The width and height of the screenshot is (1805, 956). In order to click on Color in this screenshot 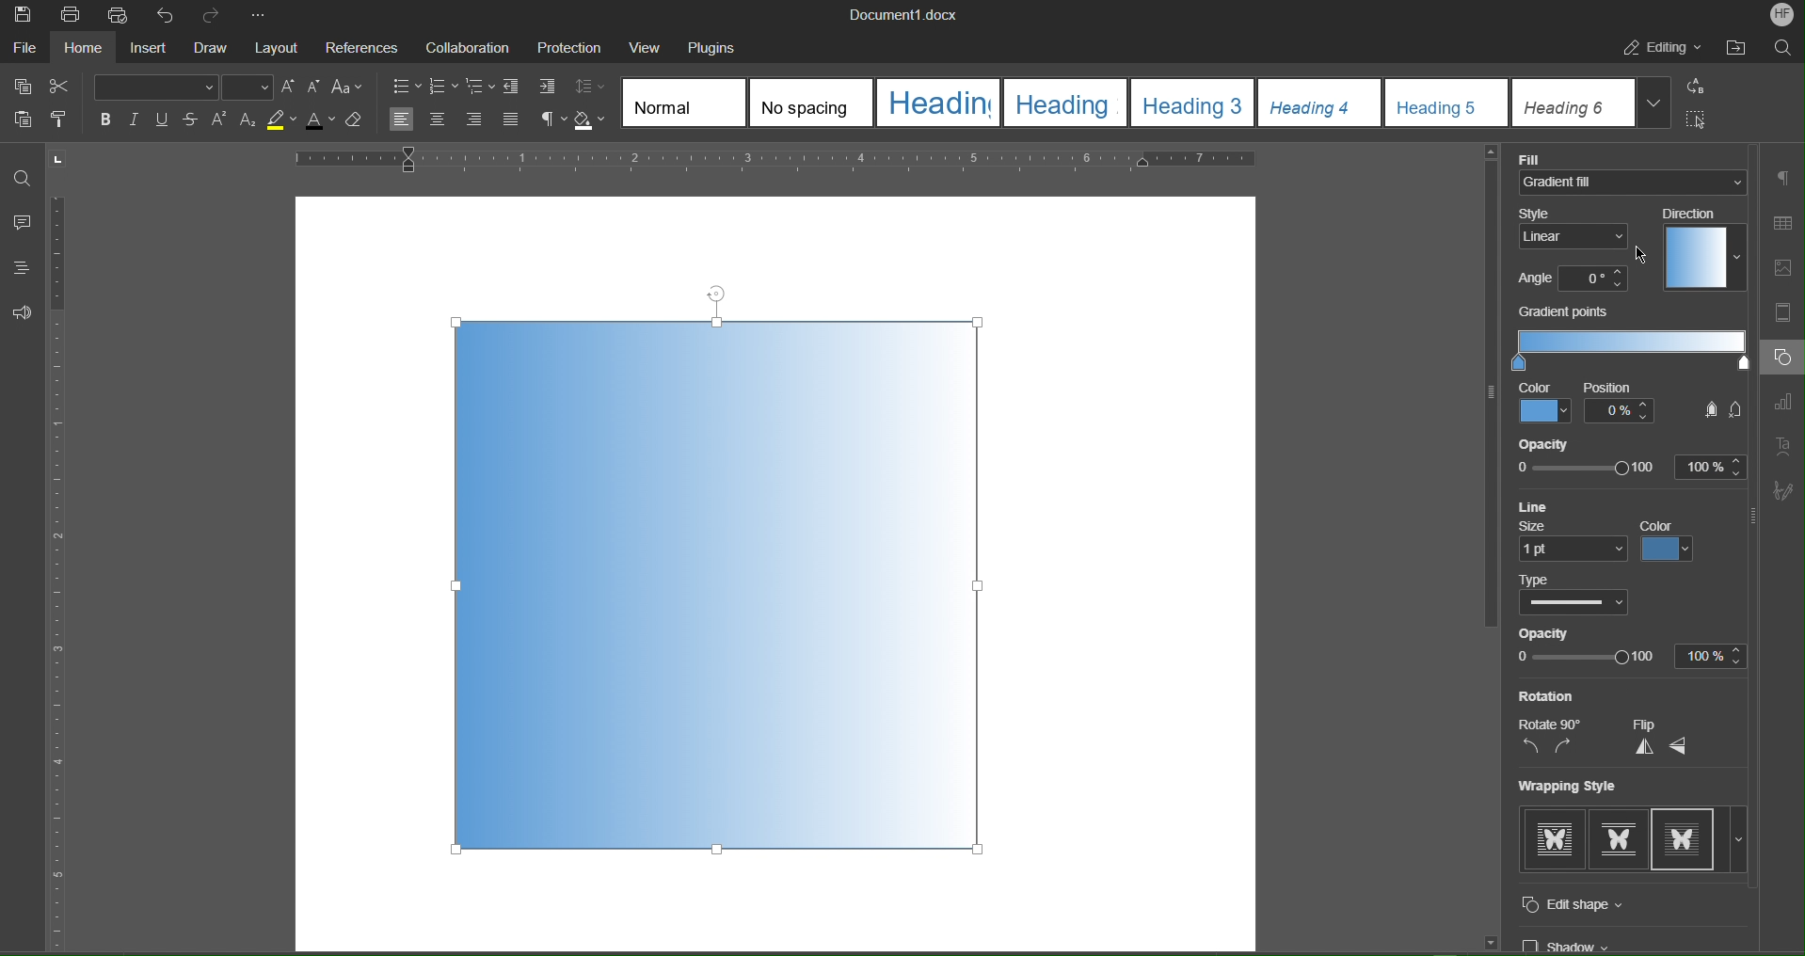, I will do `click(1535, 387)`.